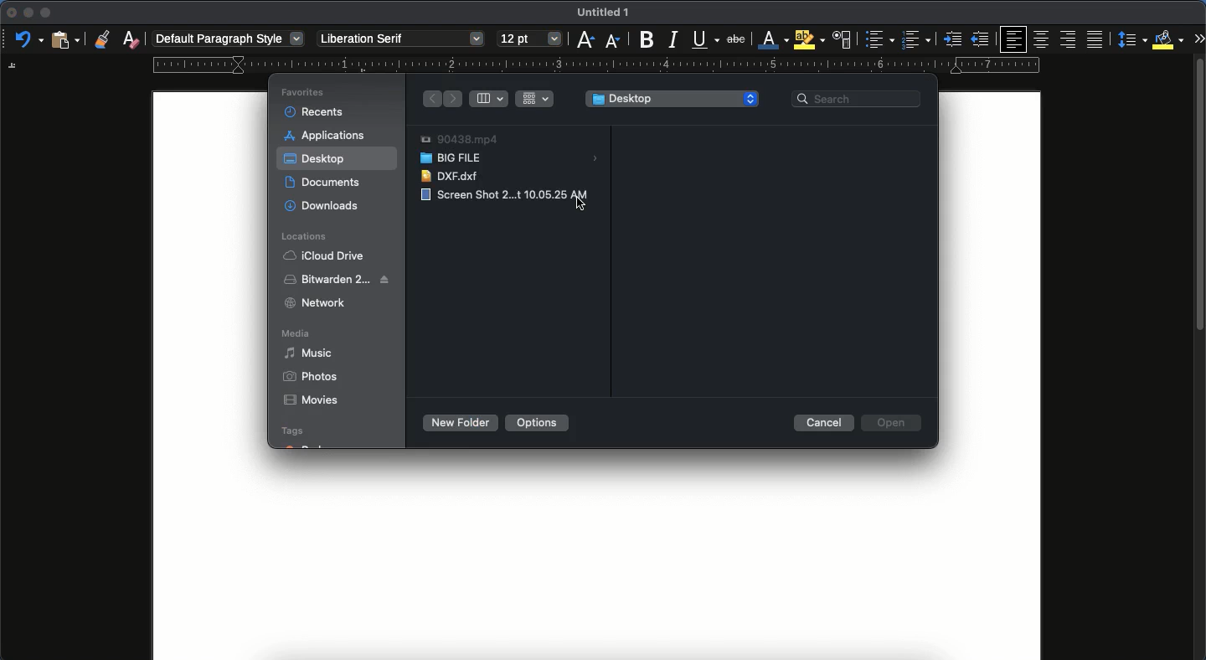  I want to click on column , so click(491, 98).